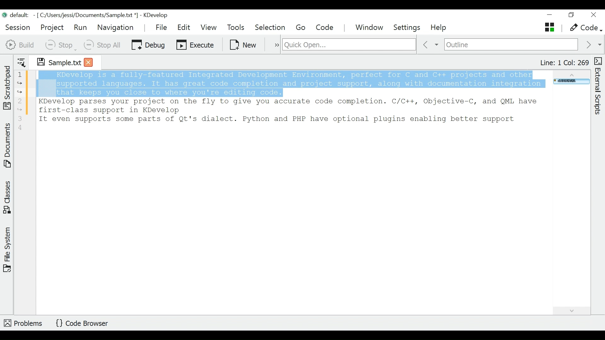  I want to click on Scroll up, so click(571, 74).